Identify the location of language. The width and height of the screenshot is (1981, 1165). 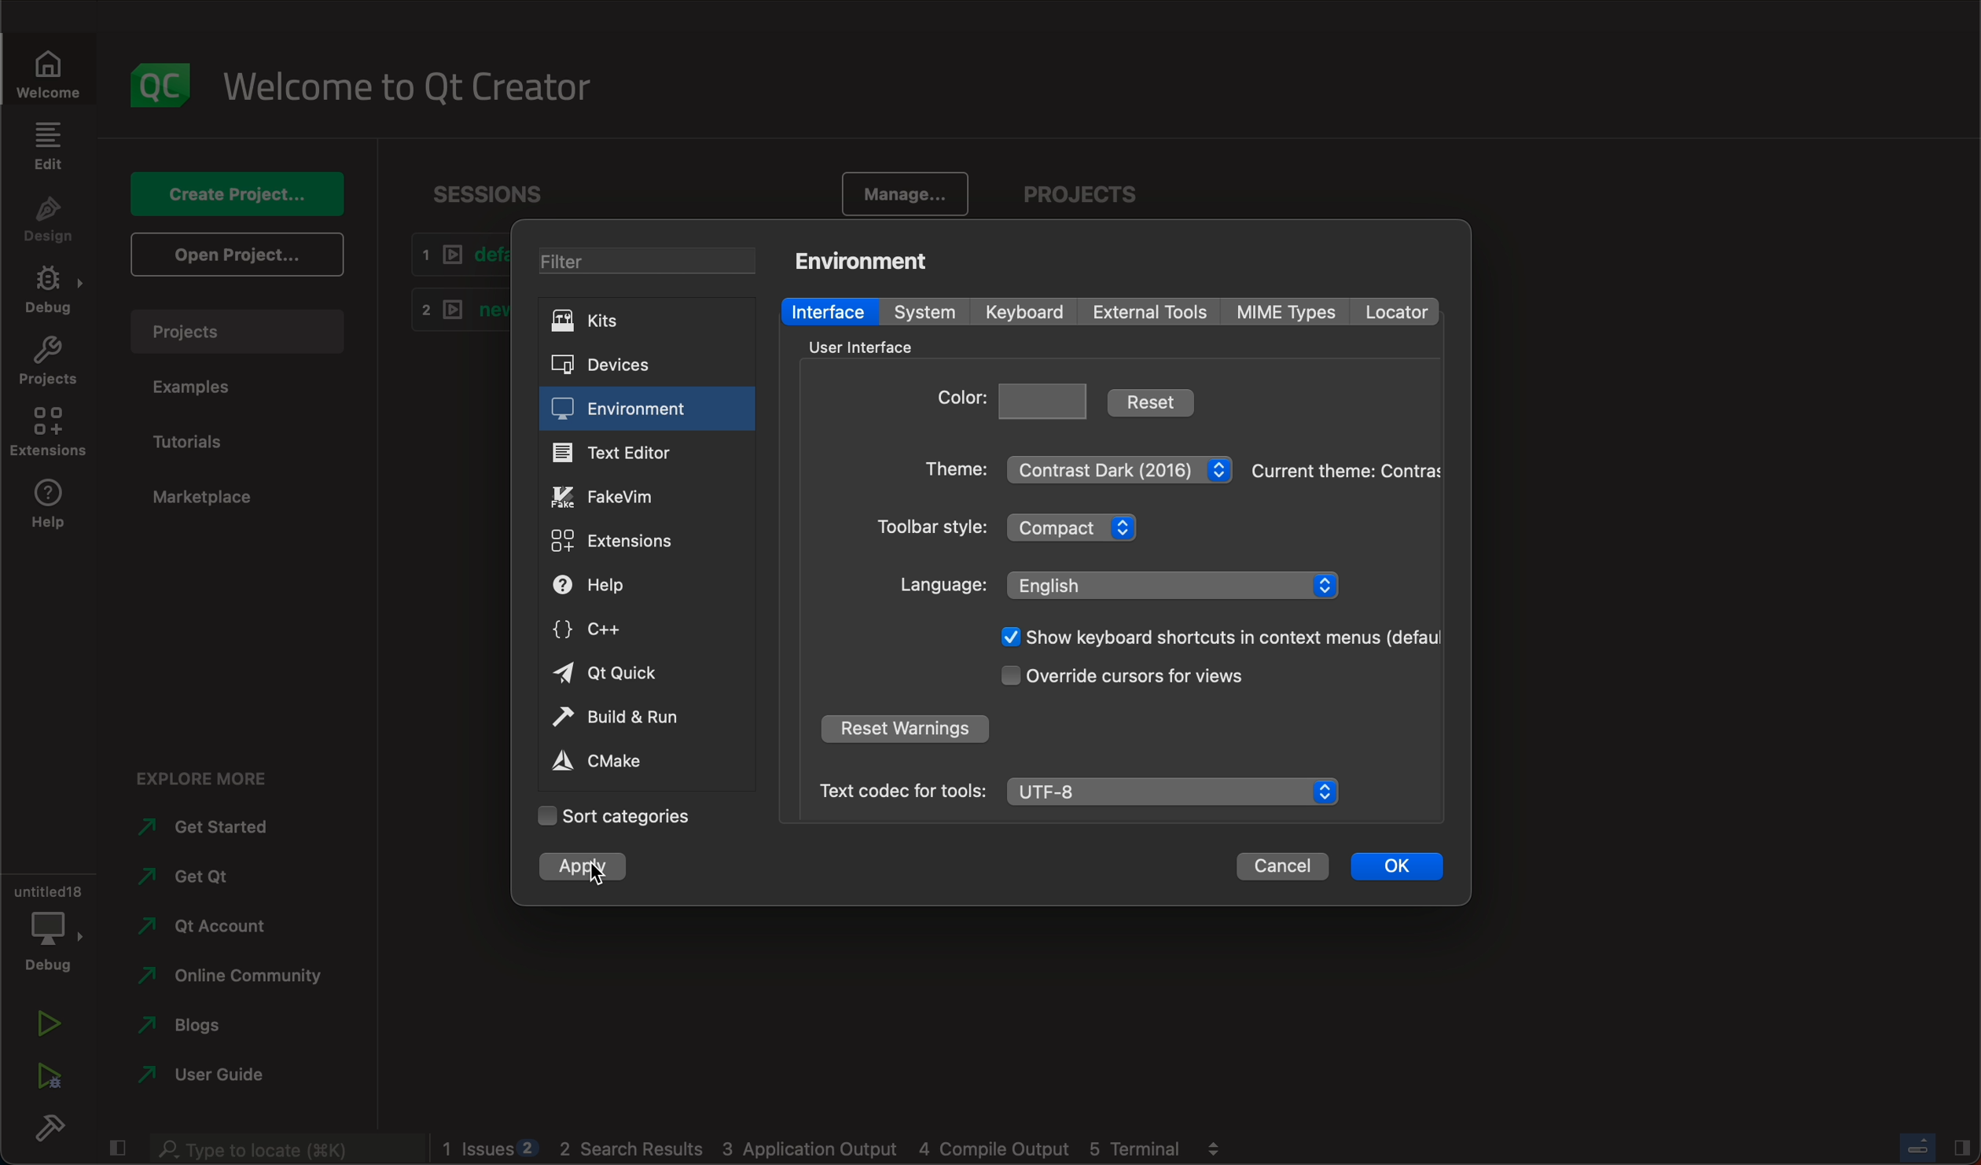
(1119, 584).